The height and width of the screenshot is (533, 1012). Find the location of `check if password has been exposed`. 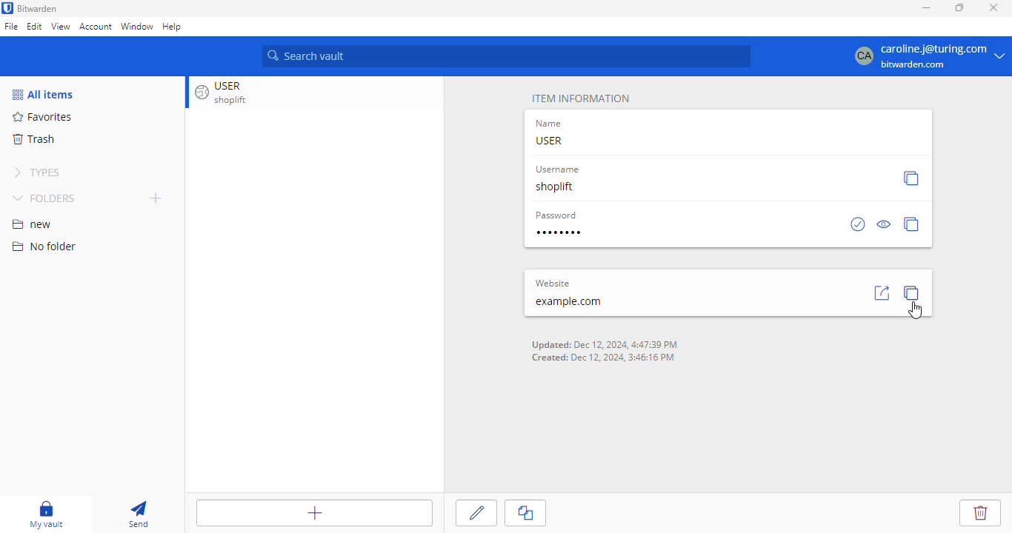

check if password has been exposed is located at coordinates (859, 224).